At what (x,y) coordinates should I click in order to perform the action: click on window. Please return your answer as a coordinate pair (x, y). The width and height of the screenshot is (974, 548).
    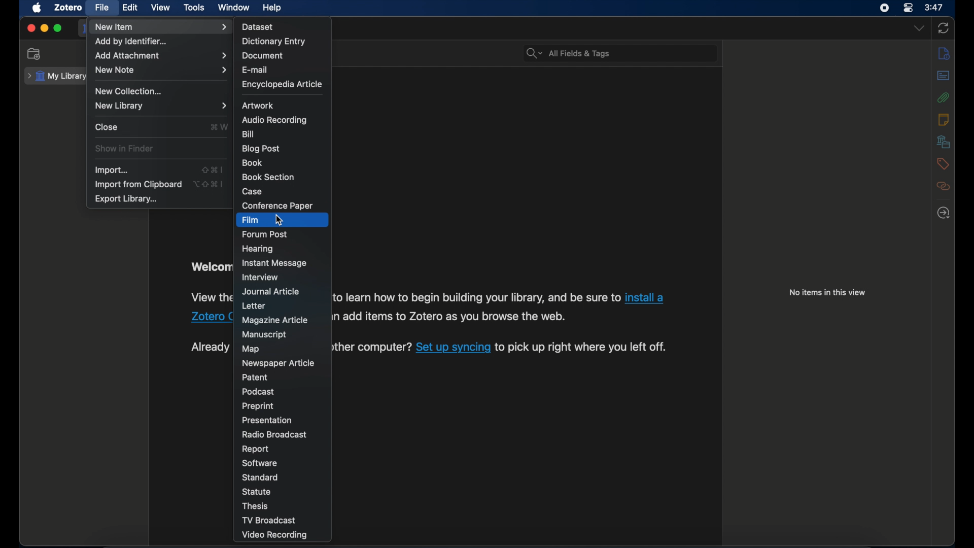
    Looking at the image, I should click on (235, 8).